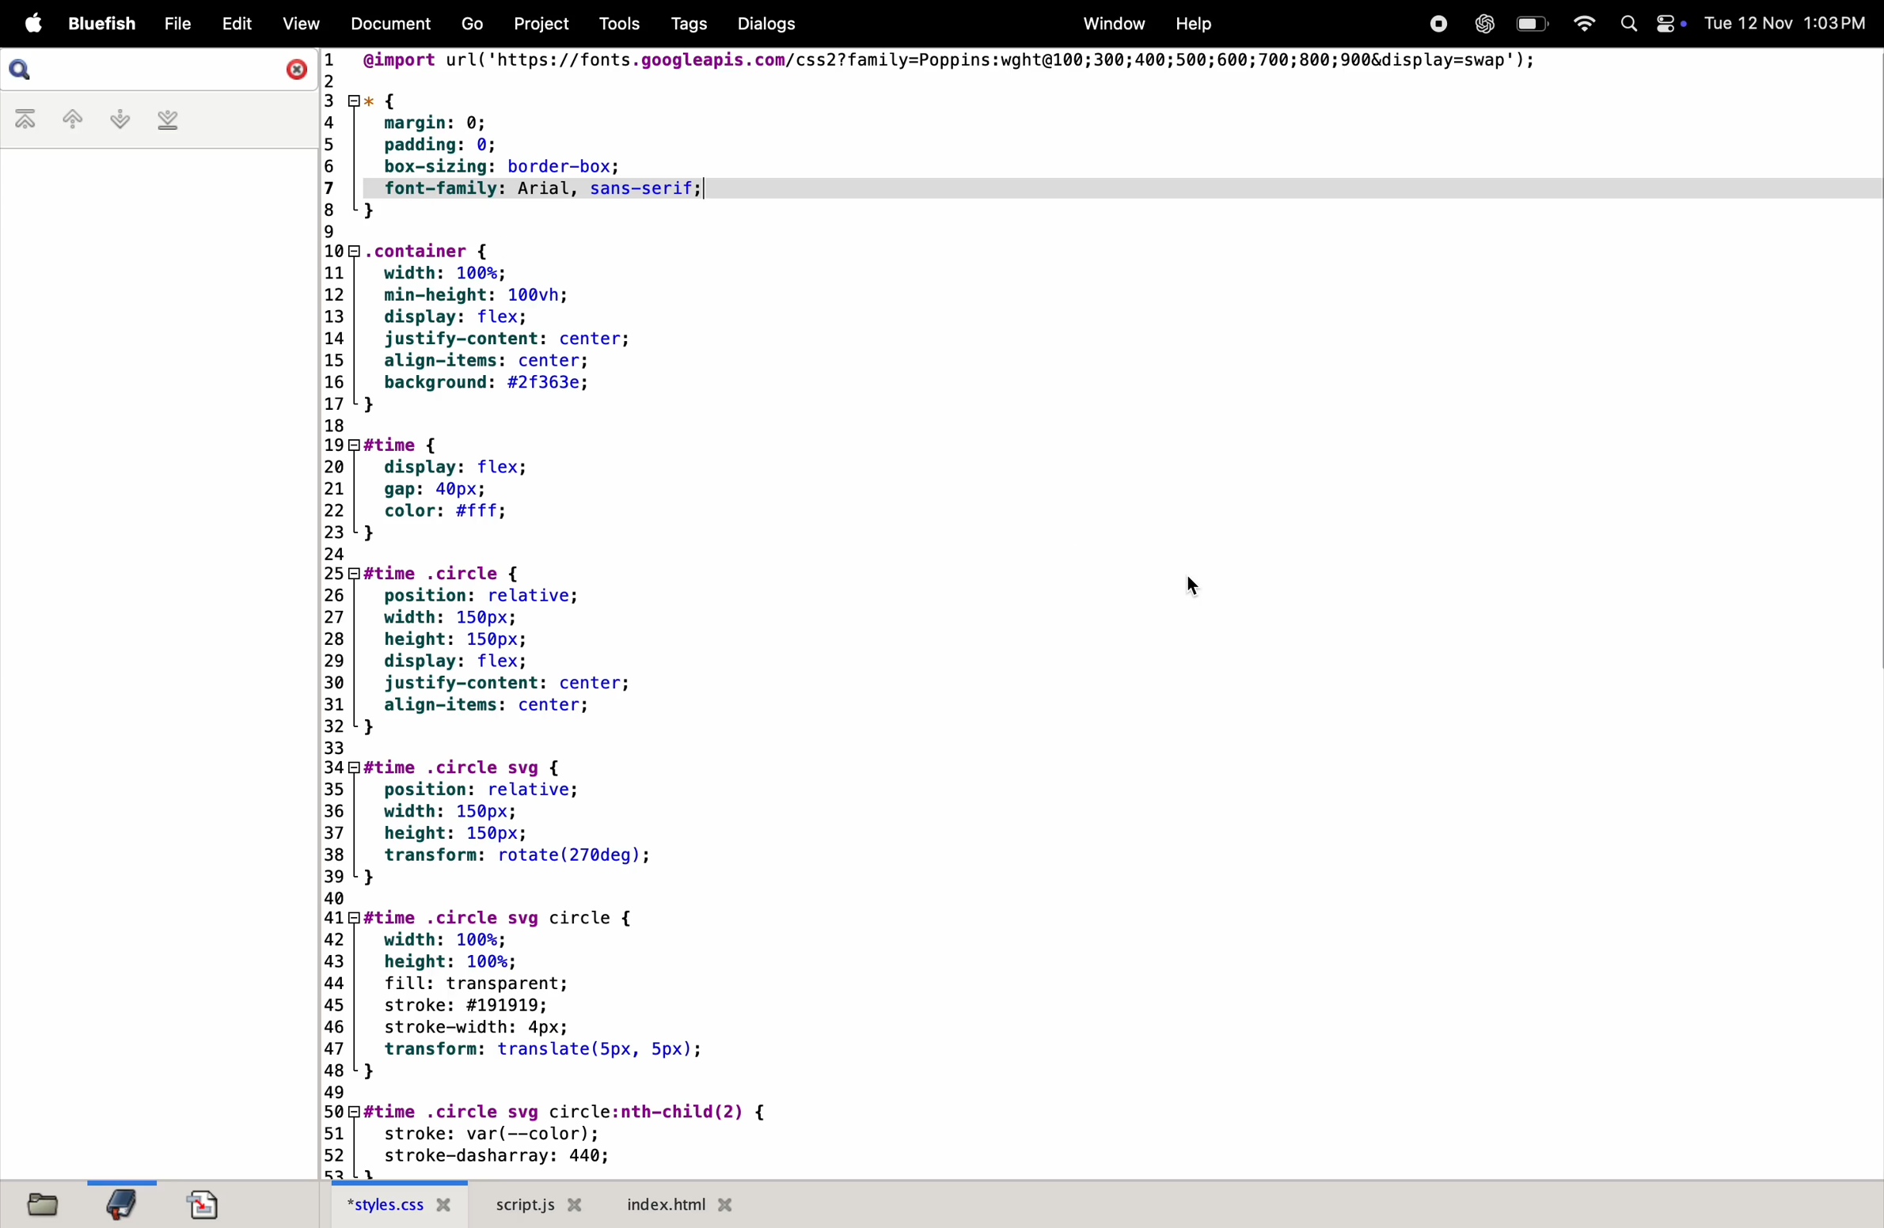 This screenshot has height=1228, width=1884. What do you see at coordinates (1535, 22) in the screenshot?
I see `battery` at bounding box center [1535, 22].